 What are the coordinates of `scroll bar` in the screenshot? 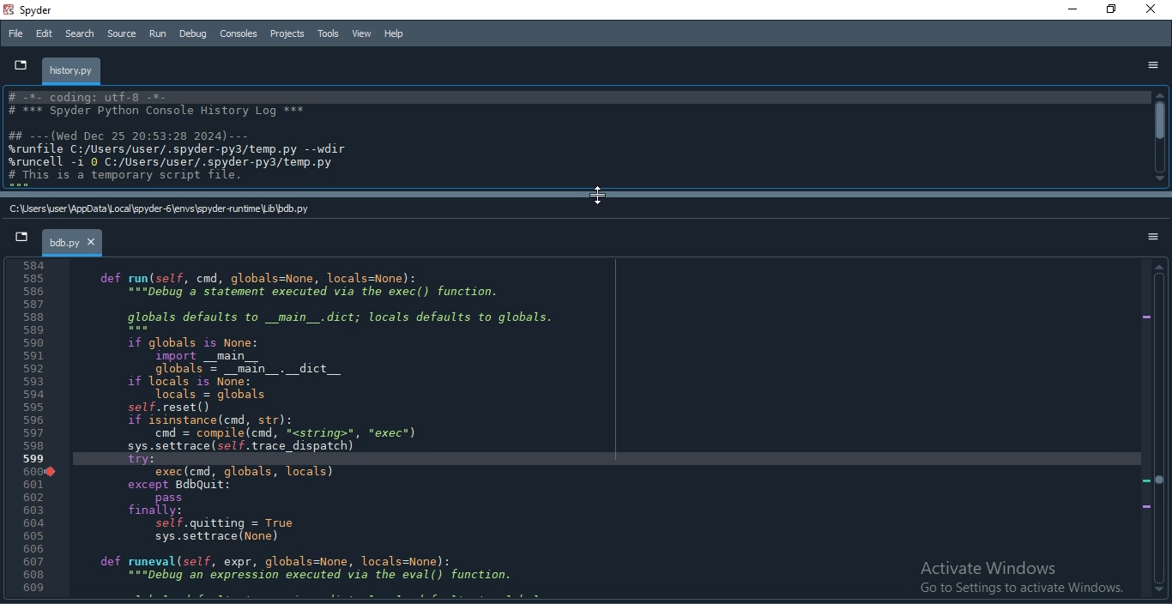 It's located at (586, 192).